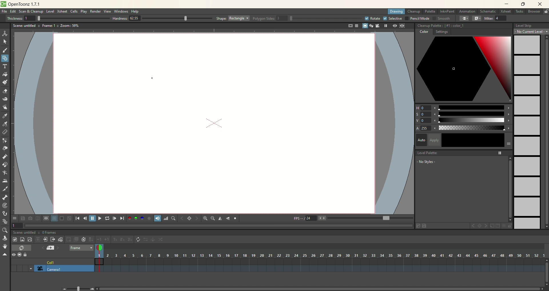  Describe the element at coordinates (5, 12) in the screenshot. I see `file` at that location.